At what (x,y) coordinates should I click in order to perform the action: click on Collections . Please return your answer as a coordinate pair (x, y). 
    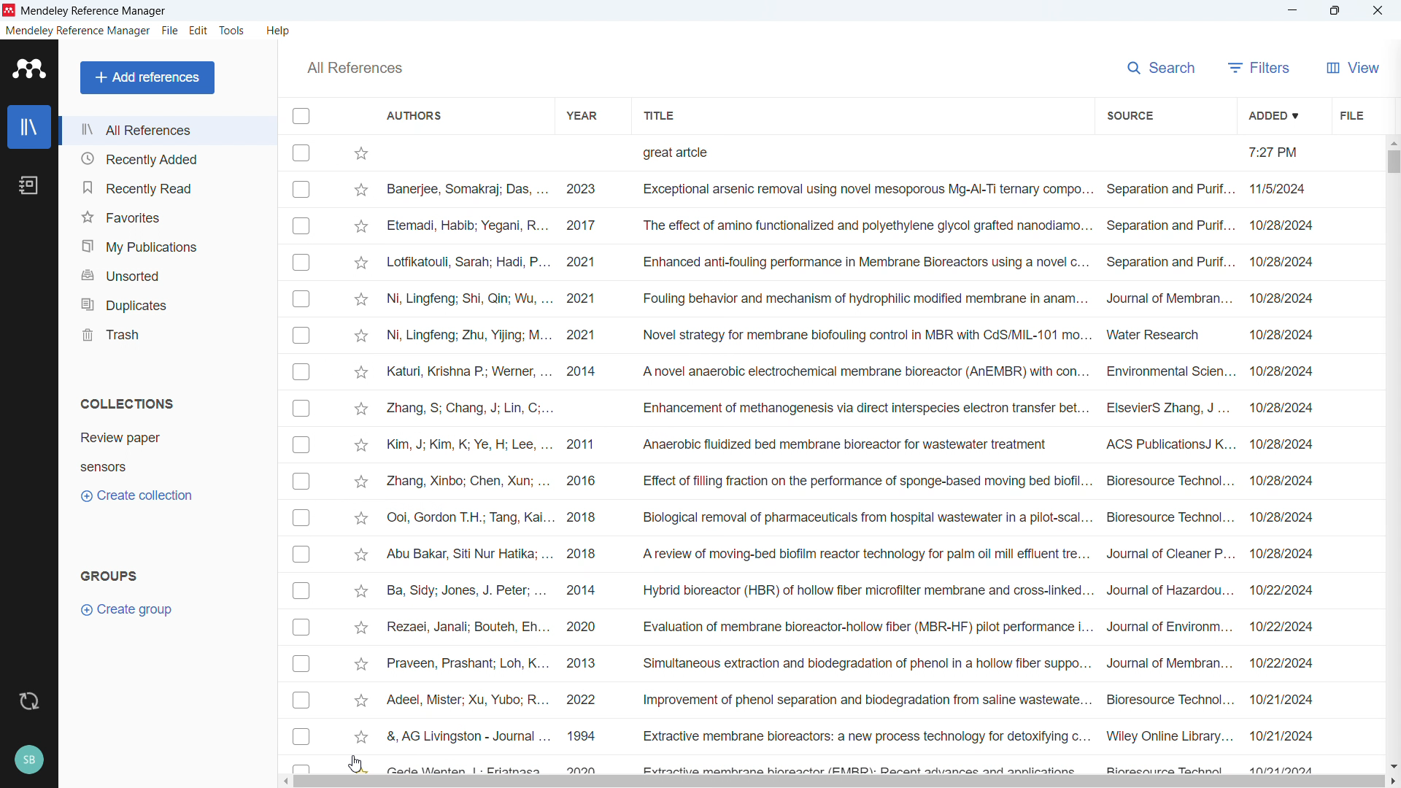
    Looking at the image, I should click on (127, 403).